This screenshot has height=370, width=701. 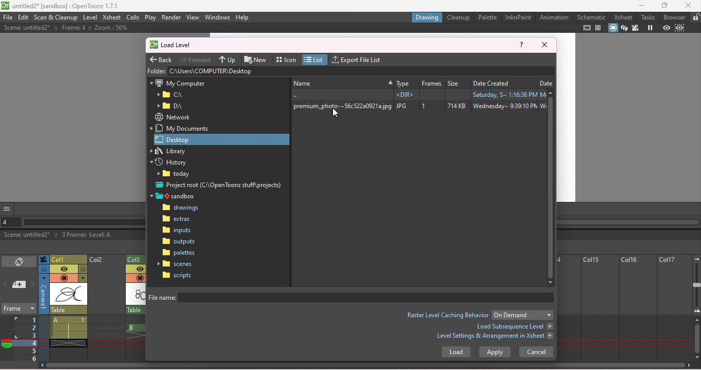 What do you see at coordinates (150, 17) in the screenshot?
I see `Play` at bounding box center [150, 17].